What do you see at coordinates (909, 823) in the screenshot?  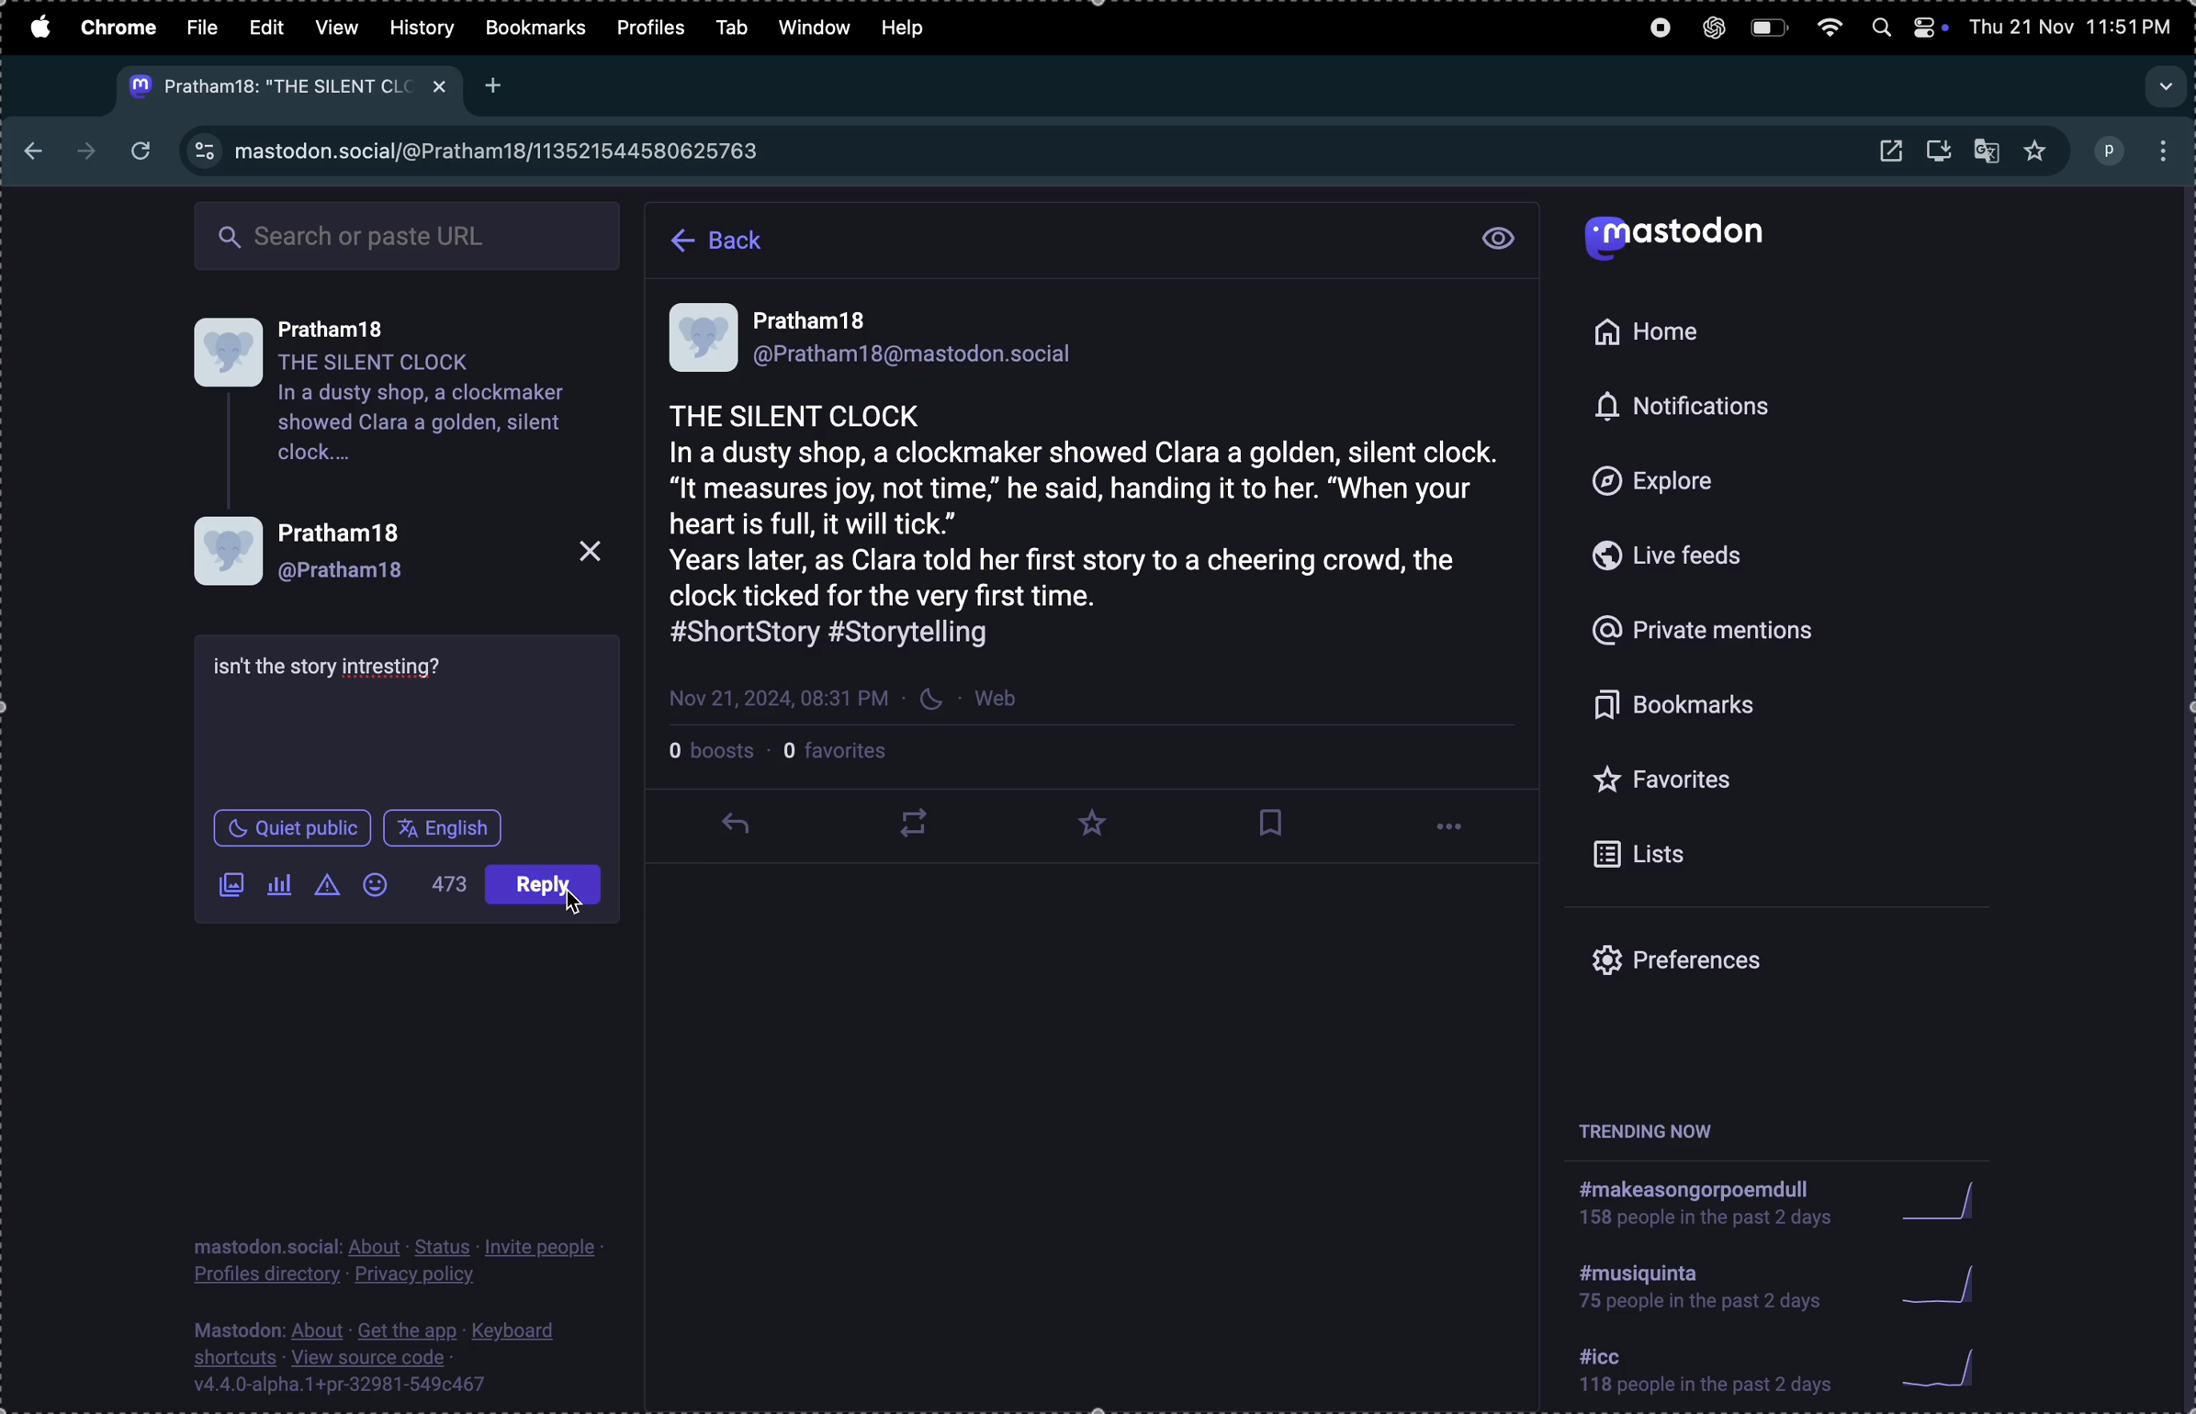 I see `loopplay` at bounding box center [909, 823].